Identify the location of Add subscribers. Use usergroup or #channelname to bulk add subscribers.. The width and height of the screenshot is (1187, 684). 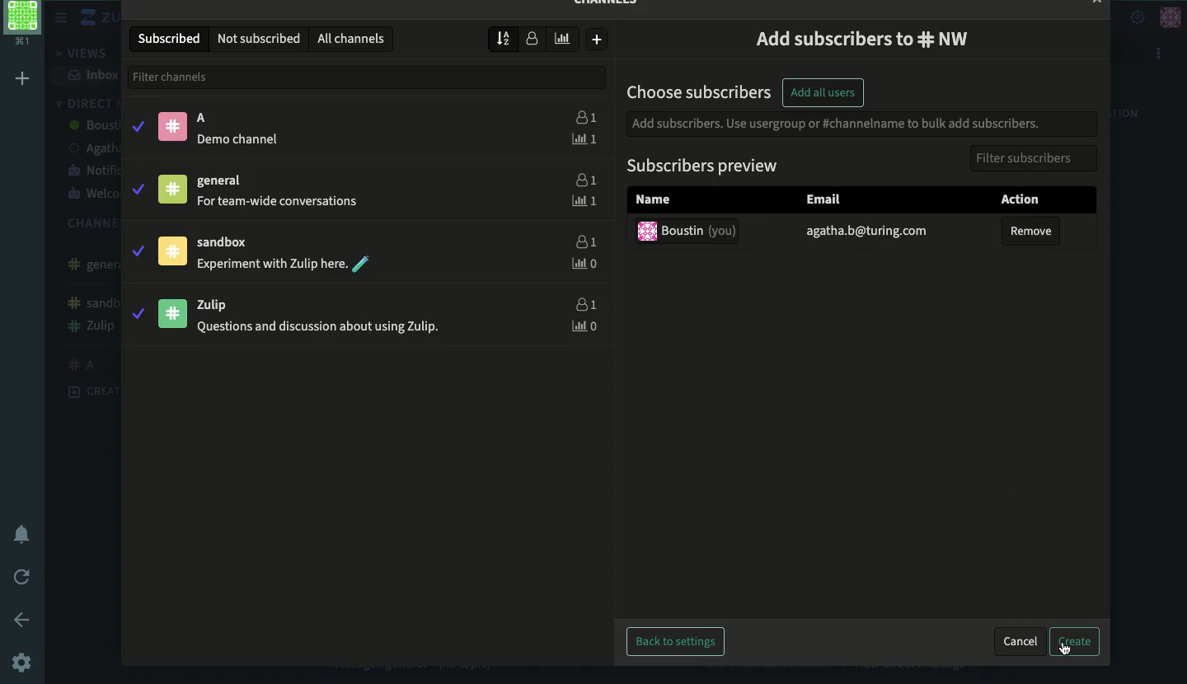
(840, 125).